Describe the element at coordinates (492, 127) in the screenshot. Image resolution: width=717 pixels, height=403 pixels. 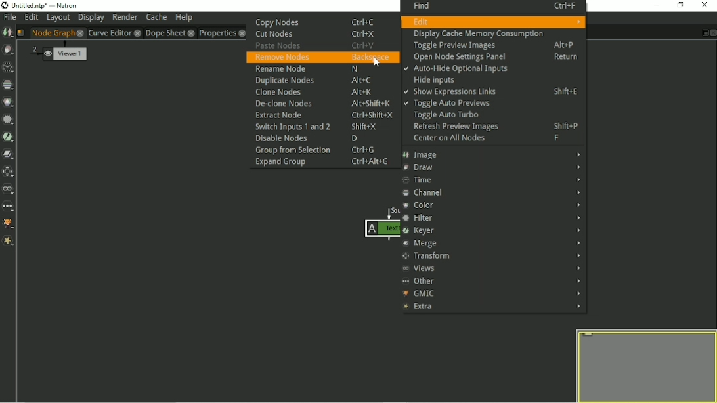
I see `Refresh Preview Images` at that location.